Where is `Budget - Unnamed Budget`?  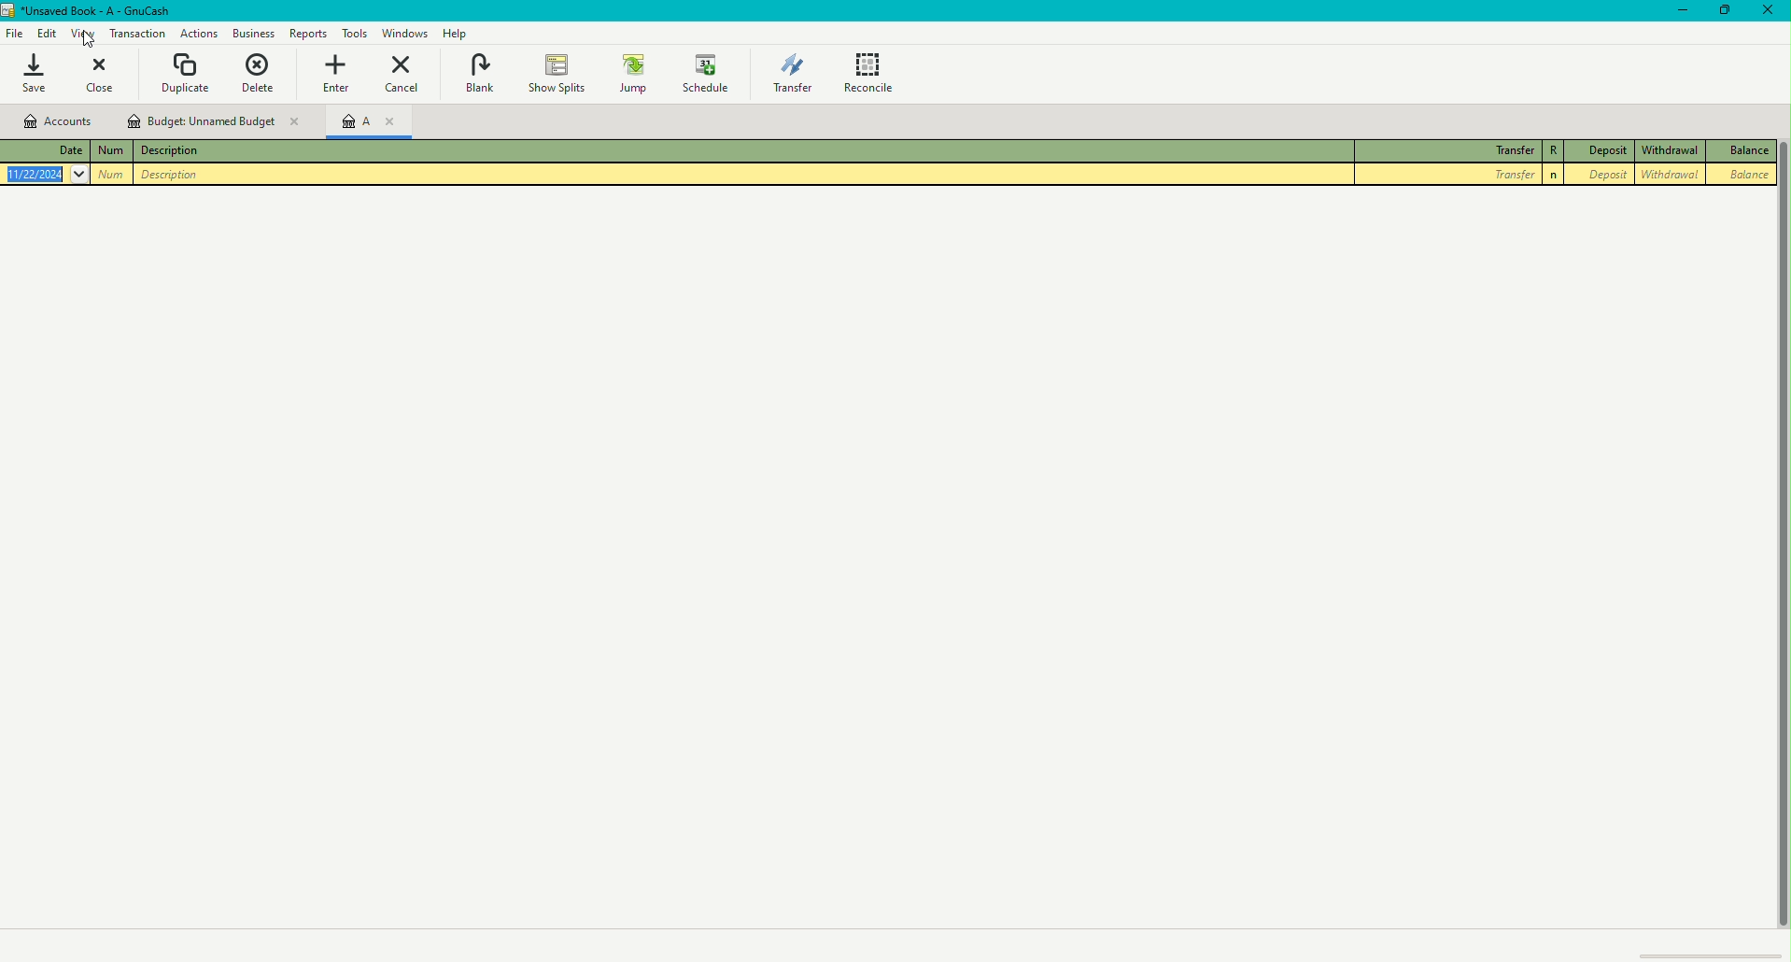 Budget - Unnamed Budget is located at coordinates (215, 121).